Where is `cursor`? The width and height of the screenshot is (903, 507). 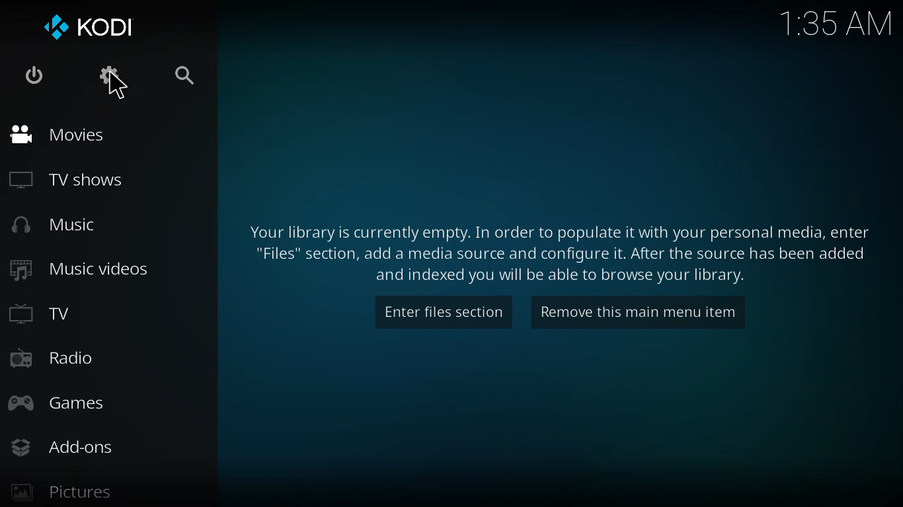 cursor is located at coordinates (117, 86).